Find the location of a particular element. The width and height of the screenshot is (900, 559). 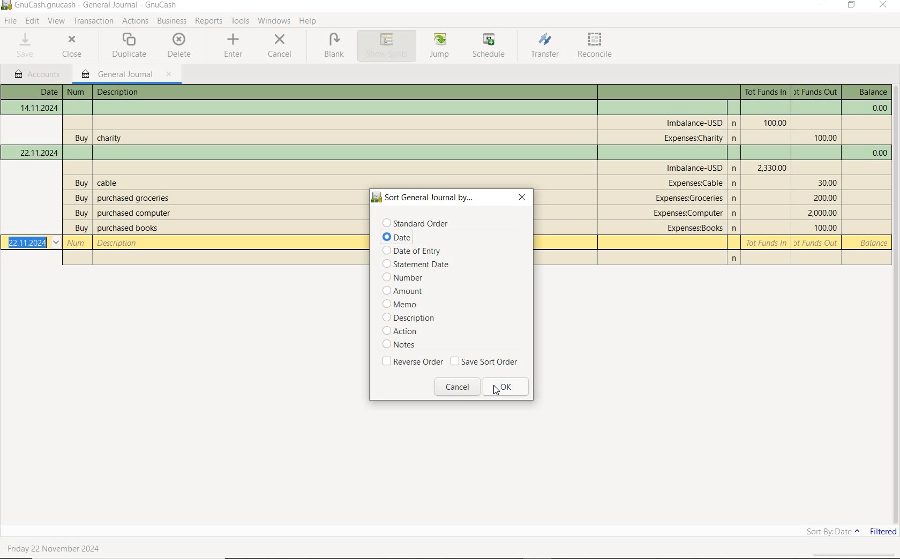

GENERAL JOURNAL is located at coordinates (126, 75).